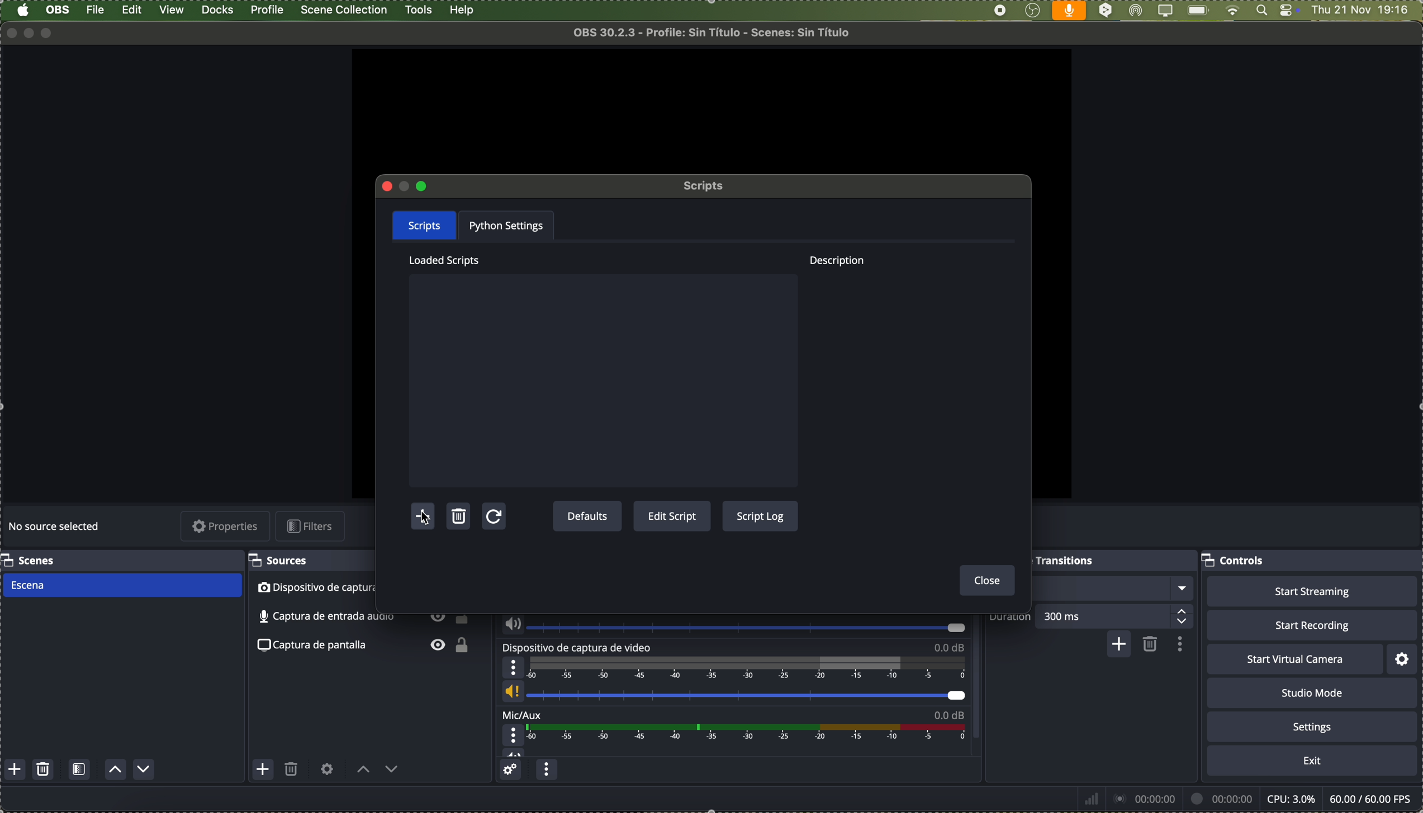 The height and width of the screenshot is (813, 1423). Describe the element at coordinates (22, 11) in the screenshot. I see `Apple icon` at that location.